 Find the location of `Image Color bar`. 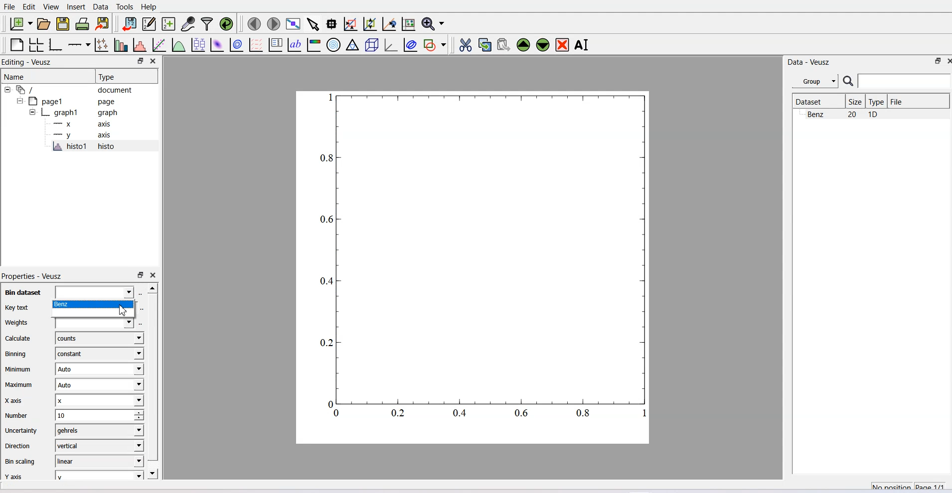

Image Color bar is located at coordinates (314, 45).